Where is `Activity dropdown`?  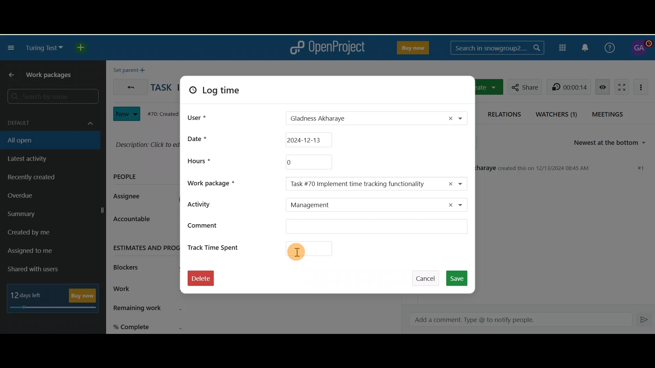
Activity dropdown is located at coordinates (464, 206).